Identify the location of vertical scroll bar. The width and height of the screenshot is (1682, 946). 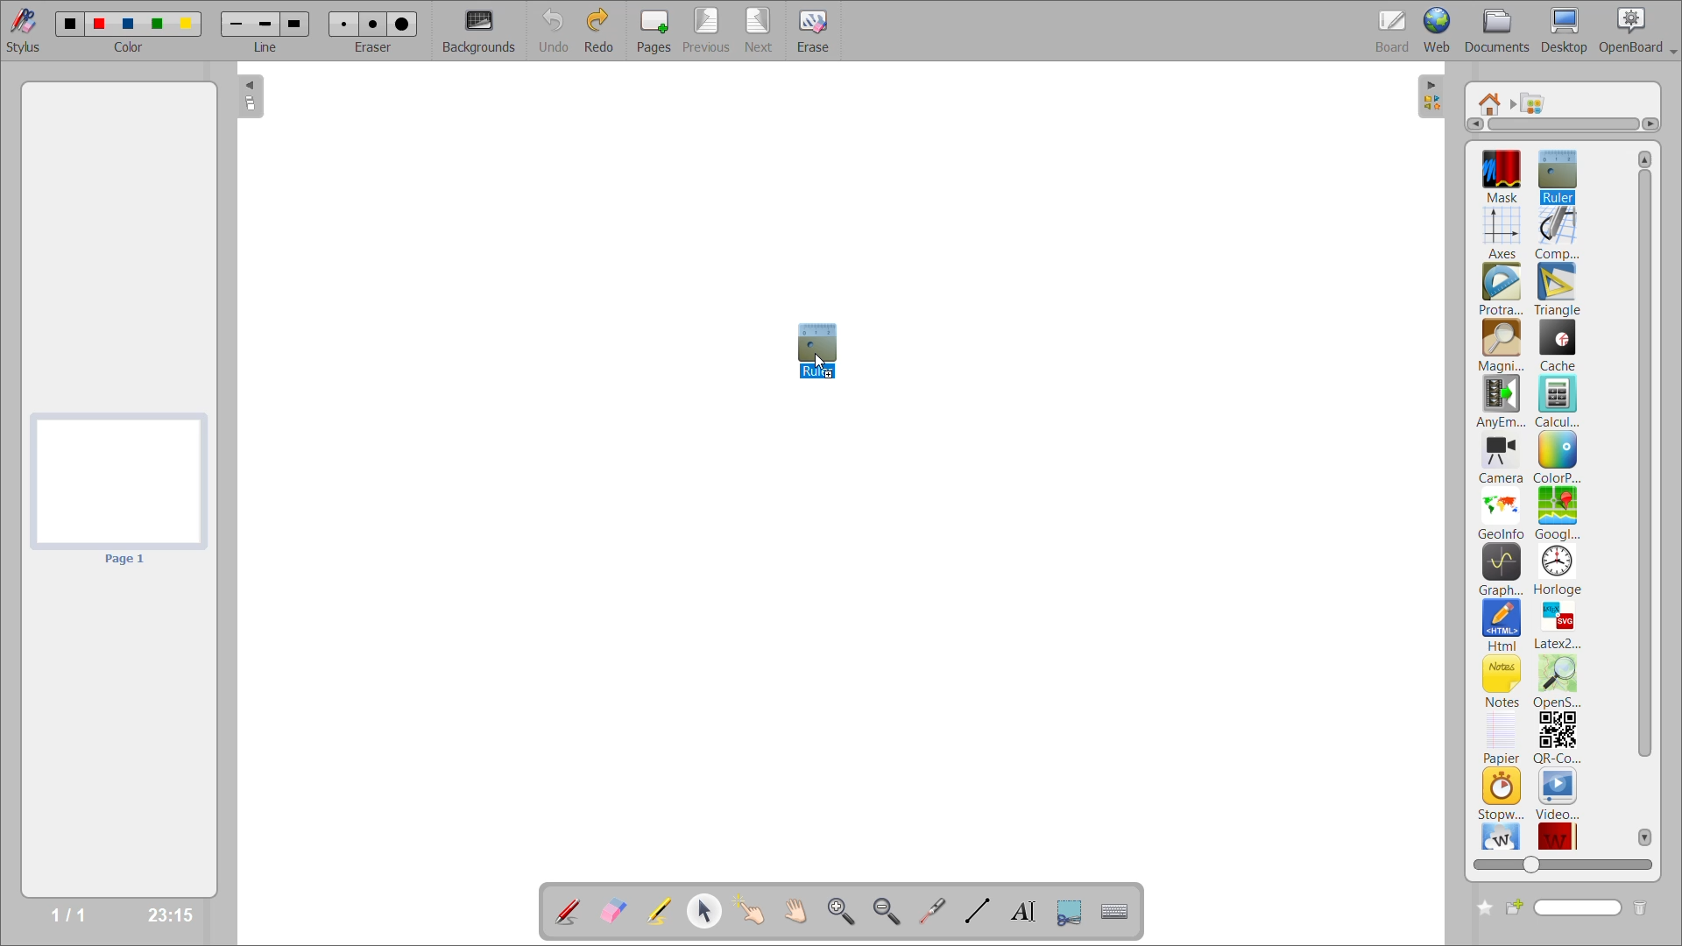
(1645, 497).